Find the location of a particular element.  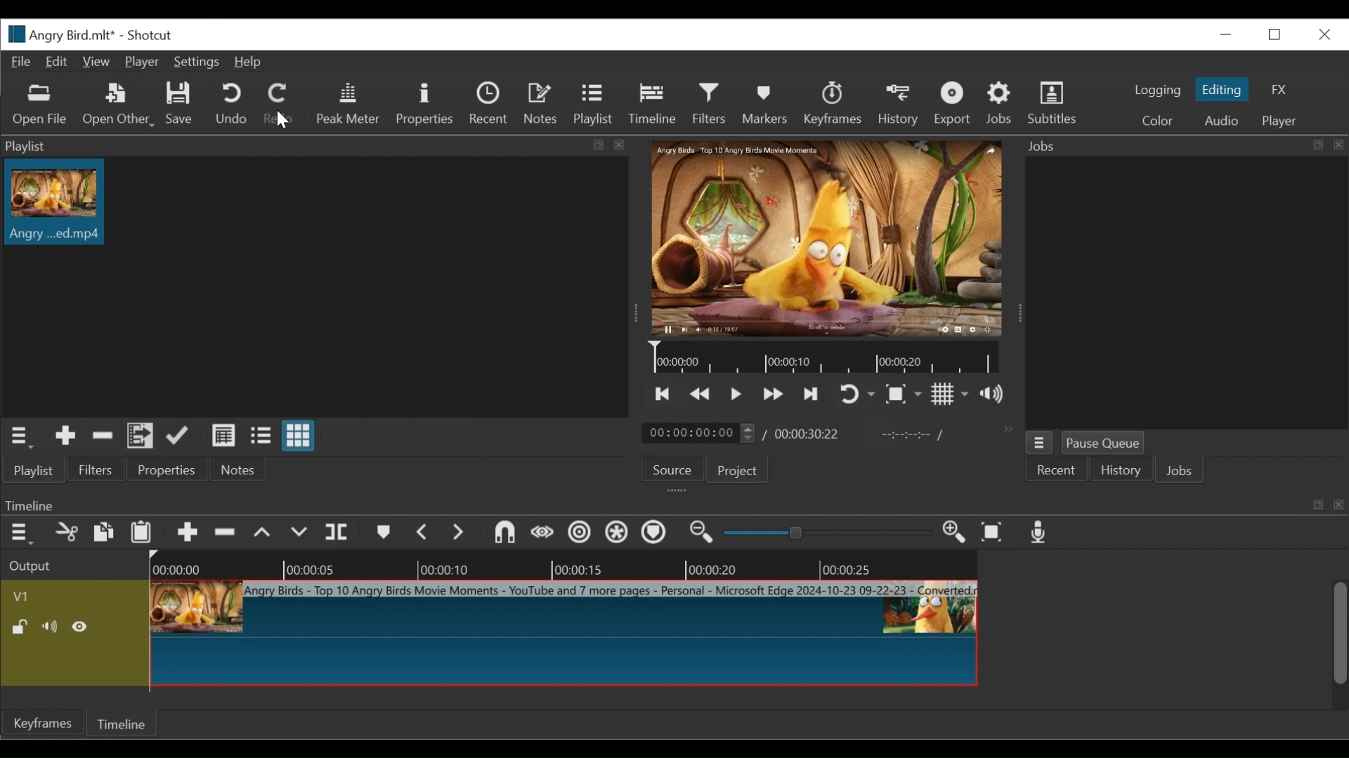

Timeline is located at coordinates (124, 722).